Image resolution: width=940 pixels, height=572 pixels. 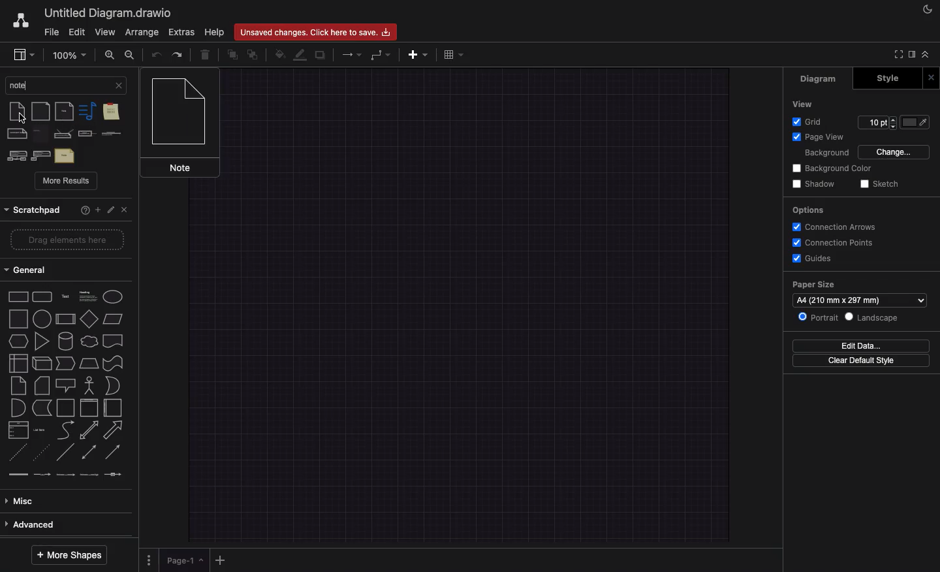 I want to click on edit grid pt, so click(x=873, y=123).